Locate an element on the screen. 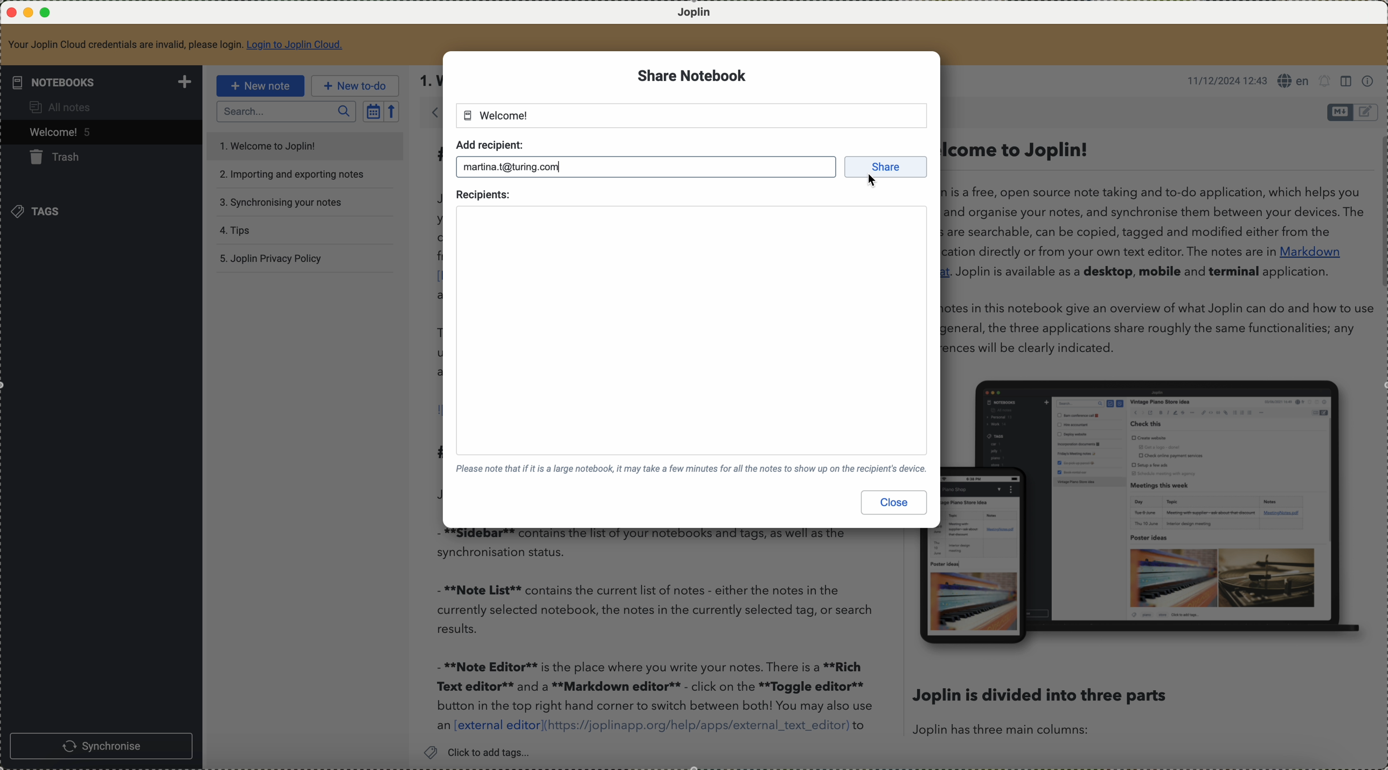 This screenshot has height=770, width=1388. new to-do is located at coordinates (355, 86).